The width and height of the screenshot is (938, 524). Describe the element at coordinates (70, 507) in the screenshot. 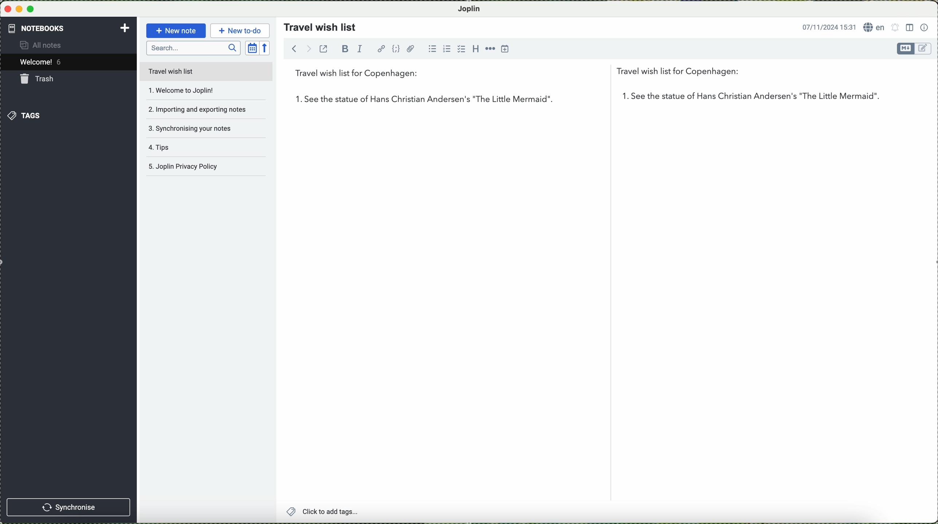

I see `synchronise button` at that location.